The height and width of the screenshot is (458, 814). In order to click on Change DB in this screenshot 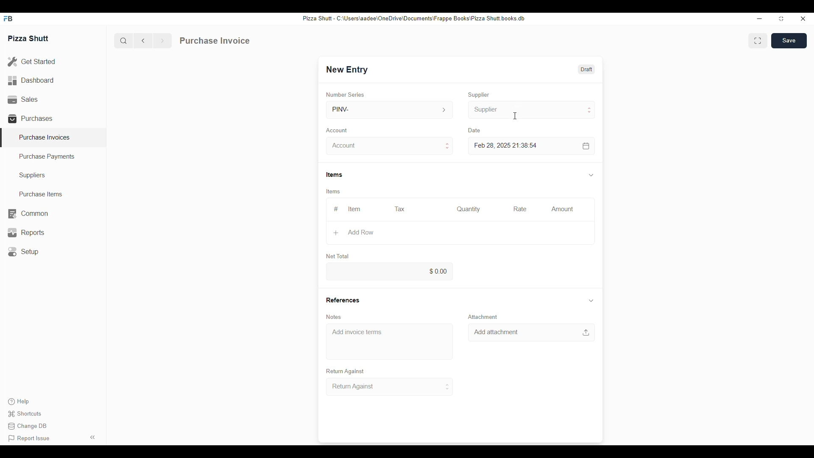, I will do `click(29, 427)`.